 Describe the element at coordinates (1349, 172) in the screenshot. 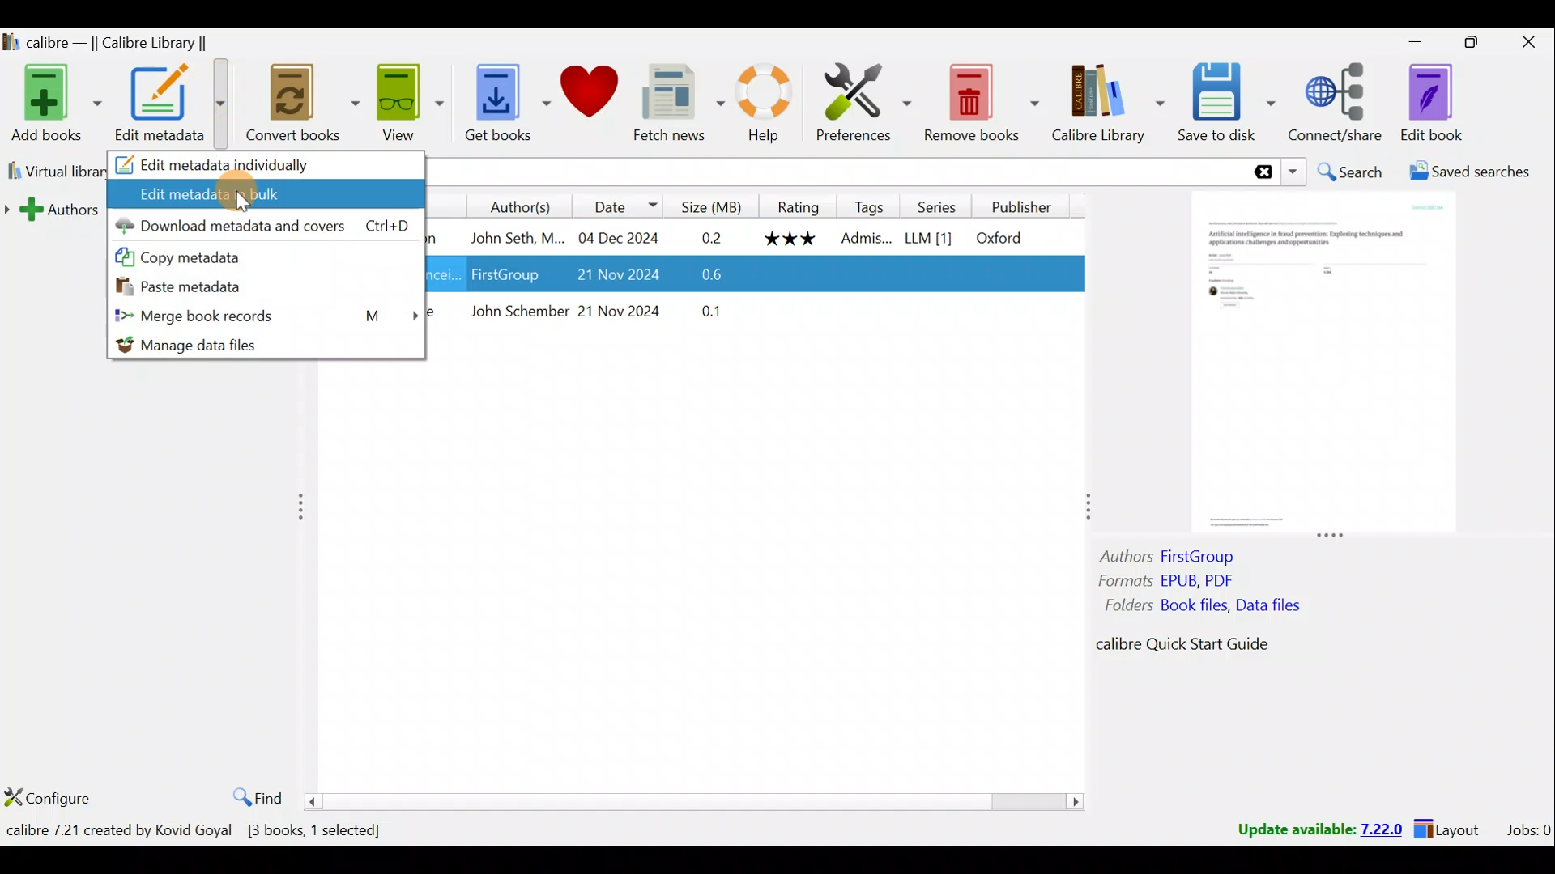

I see `Search` at that location.